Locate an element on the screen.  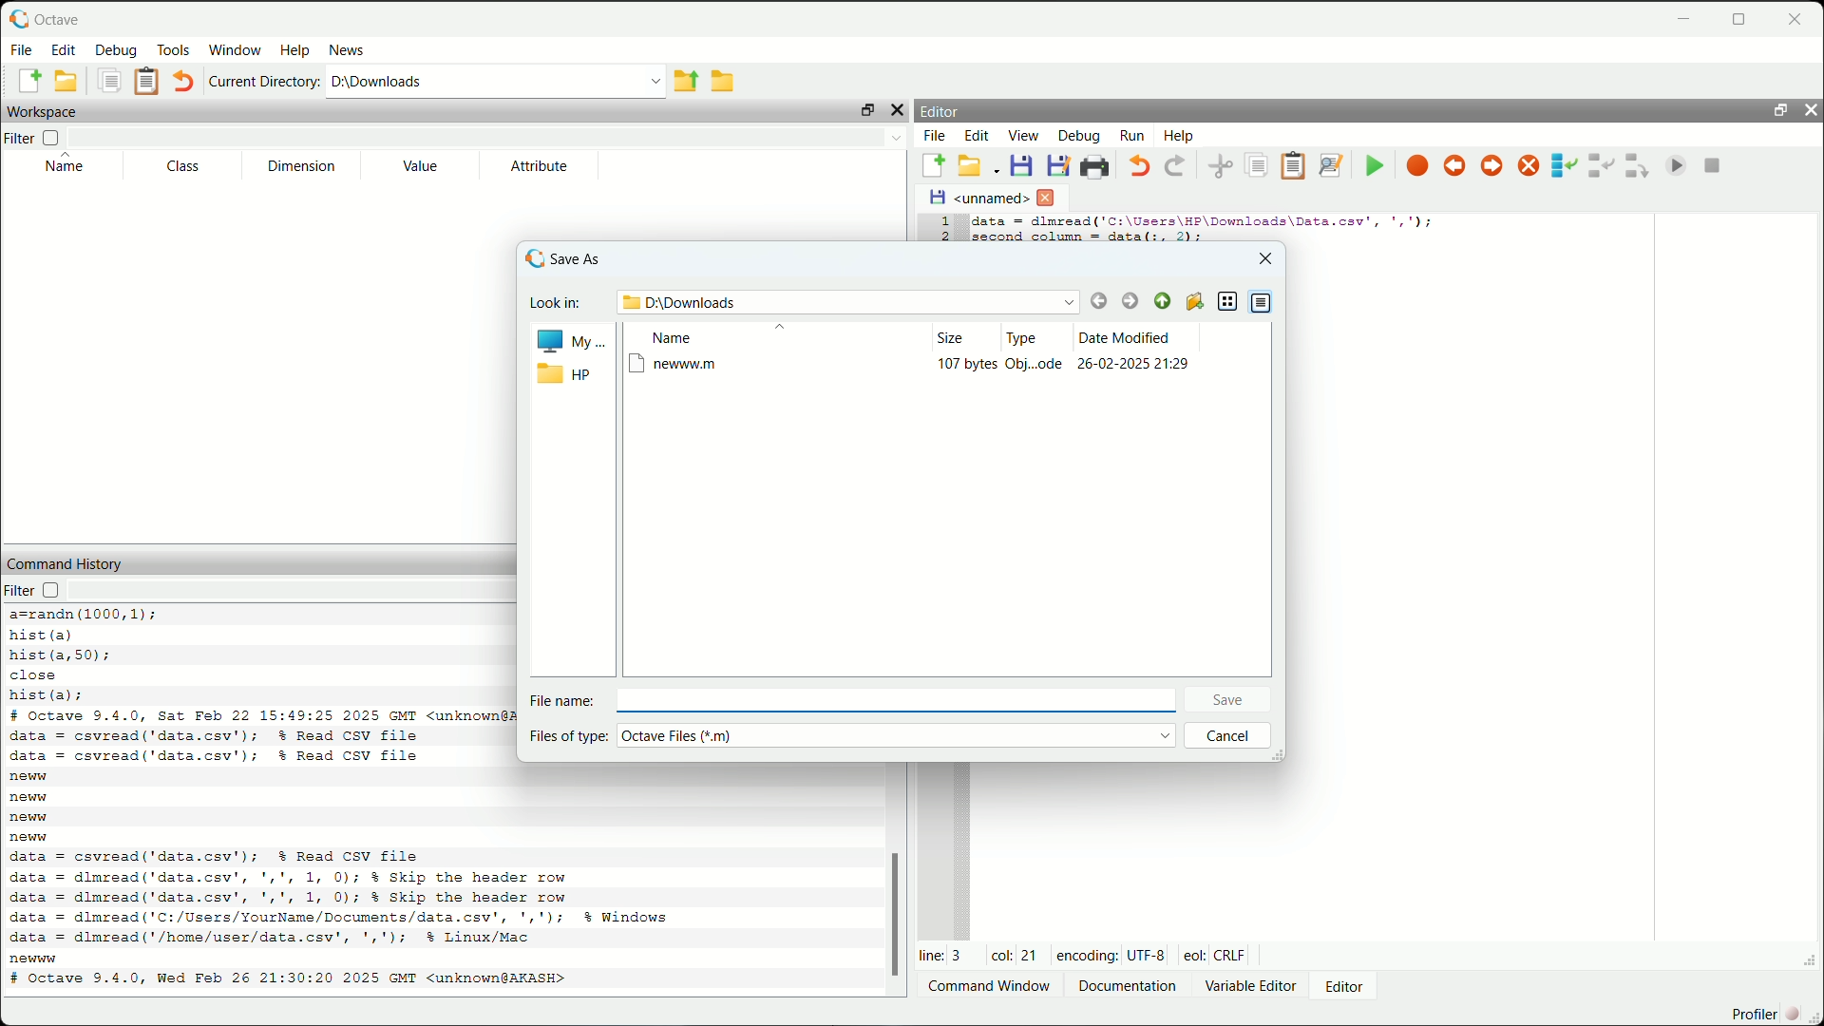
eol: Crlf is located at coordinates (1216, 954).